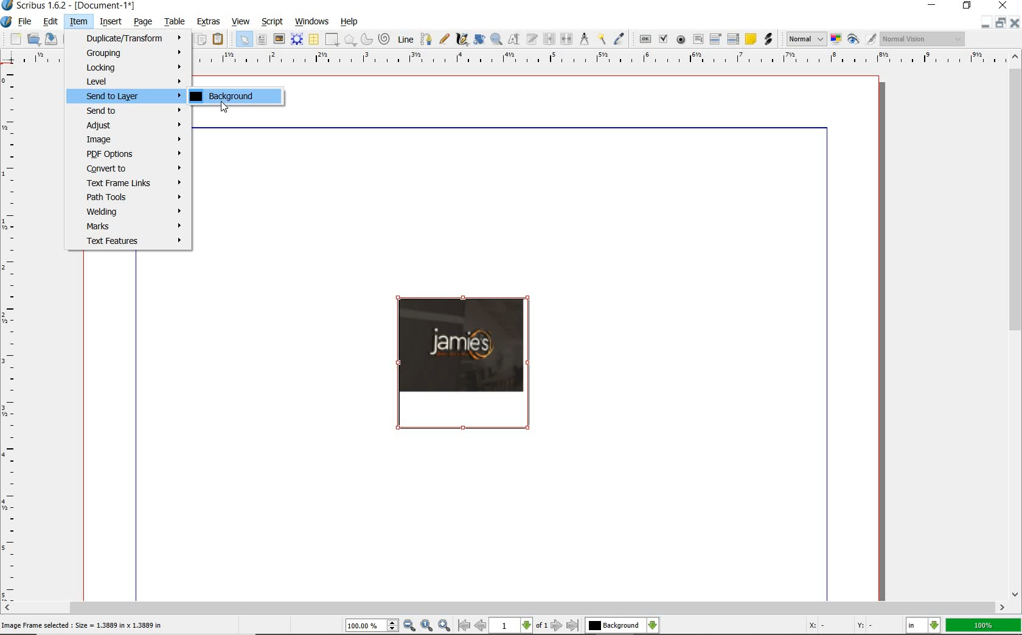 Image resolution: width=1022 pixels, height=635 pixels. Describe the element at coordinates (567, 40) in the screenshot. I see `unlink text frames` at that location.